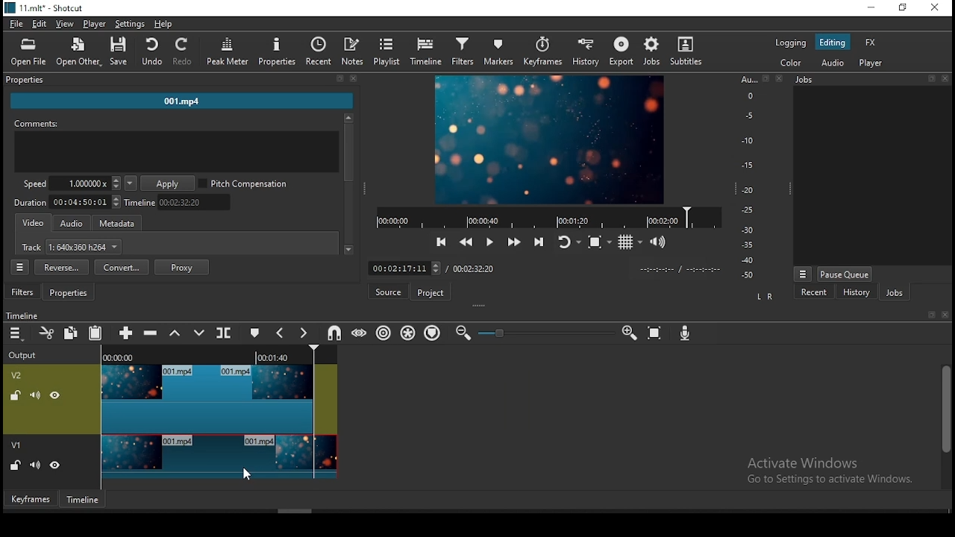 Image resolution: width=955 pixels, height=537 pixels. What do you see at coordinates (15, 23) in the screenshot?
I see `file` at bounding box center [15, 23].